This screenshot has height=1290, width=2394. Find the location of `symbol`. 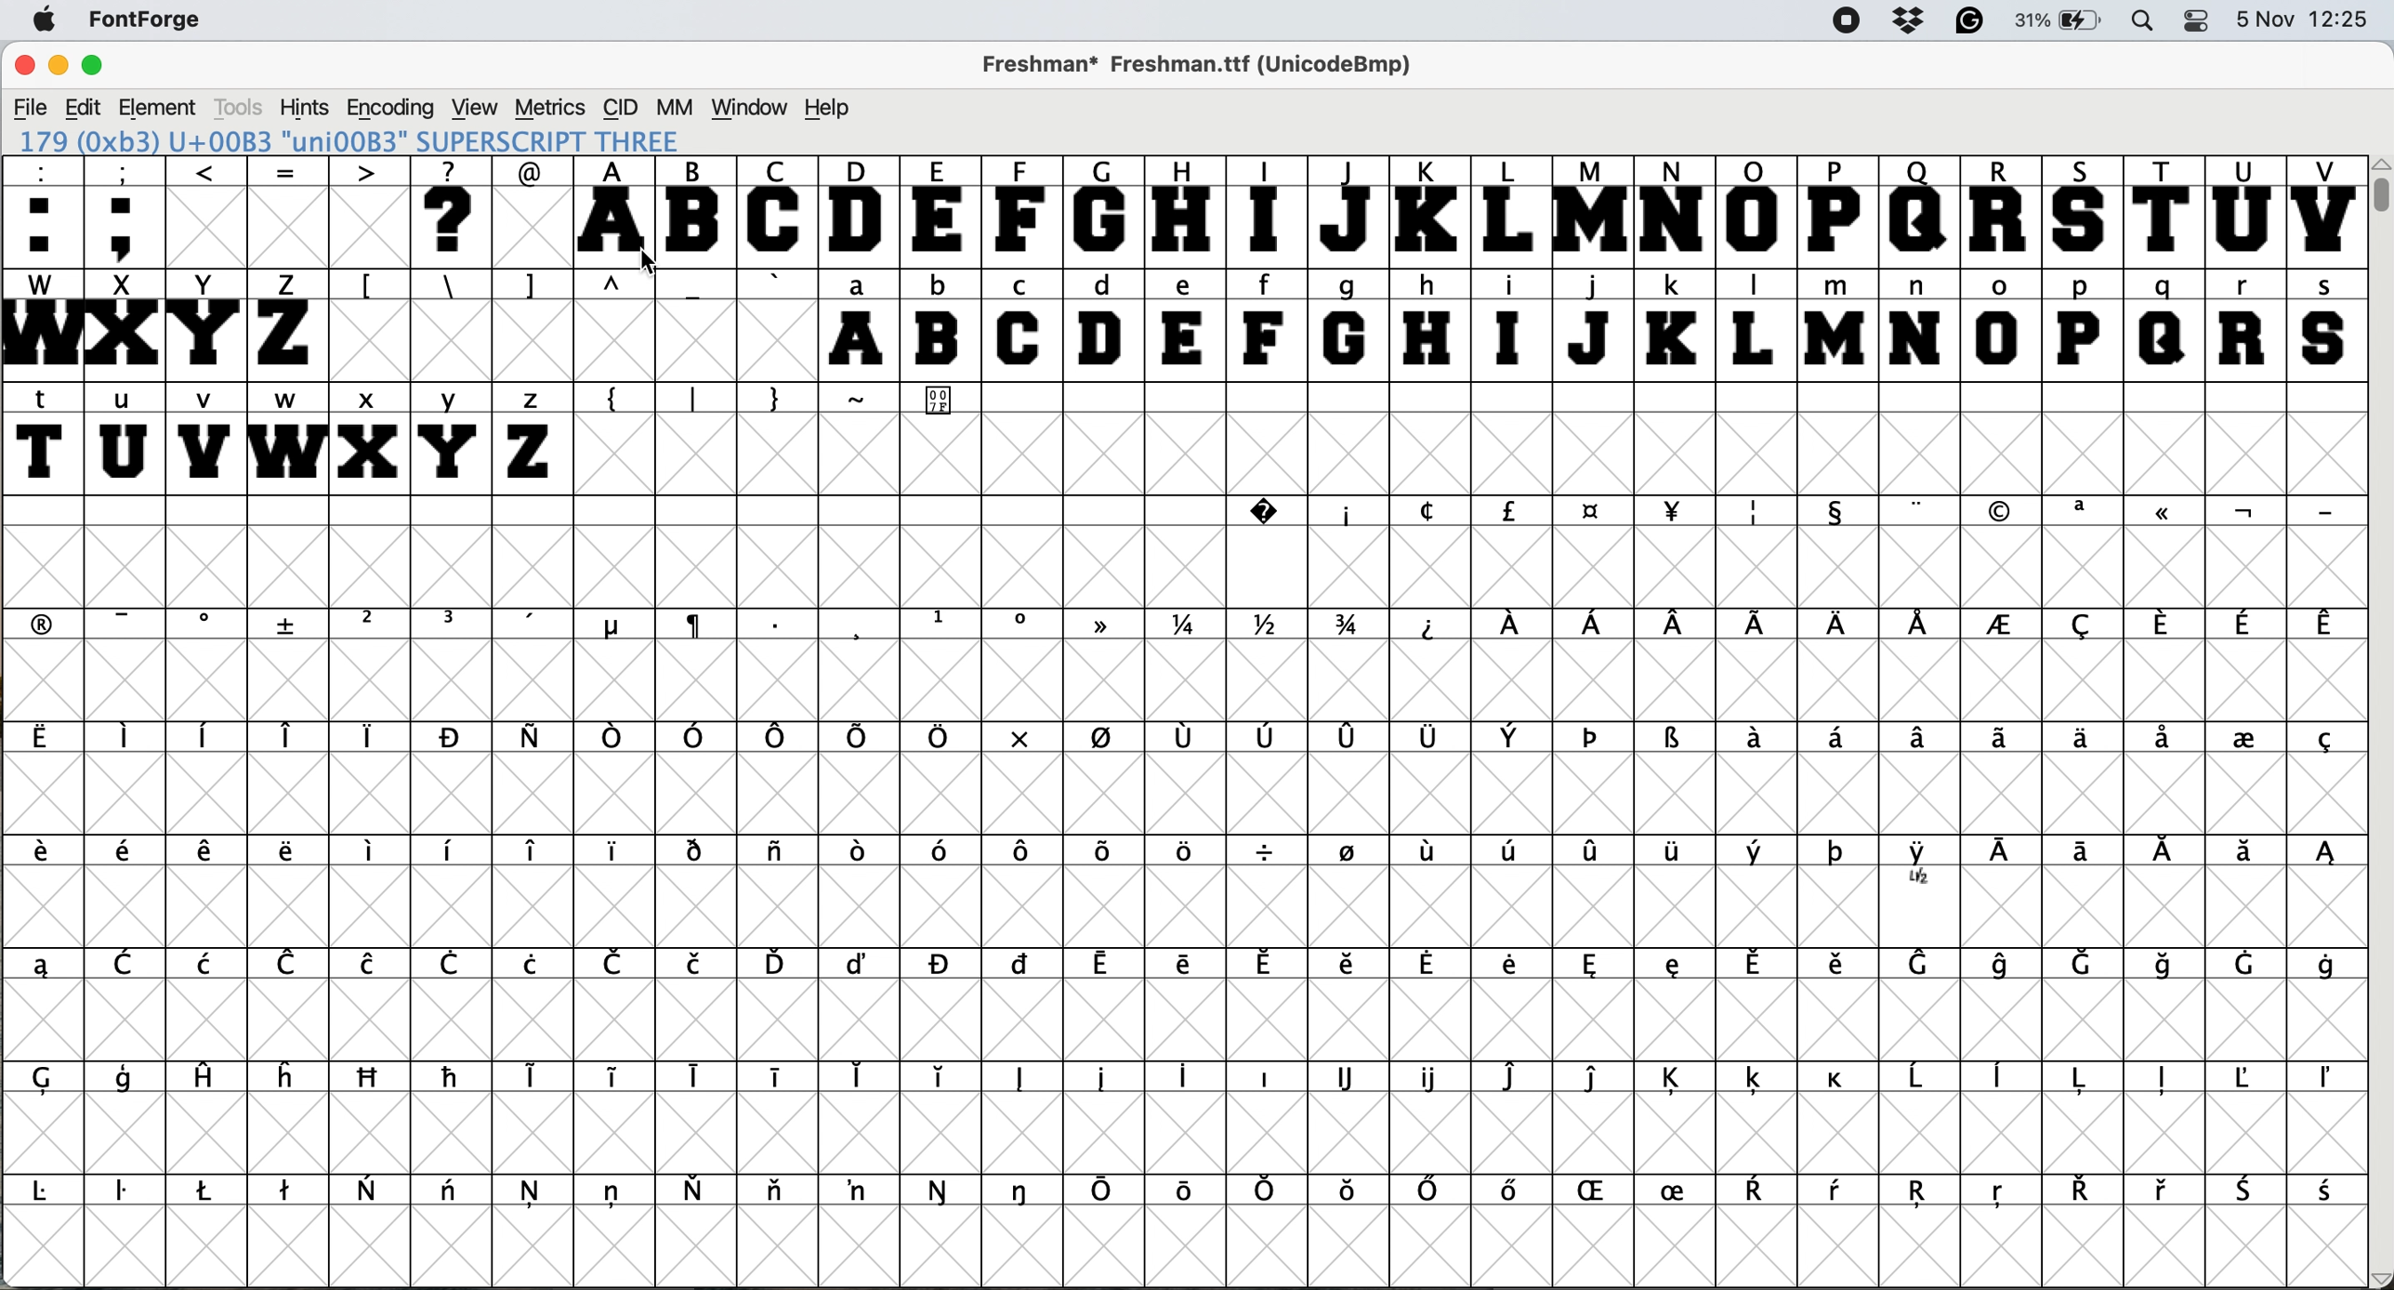

symbol is located at coordinates (1847, 966).